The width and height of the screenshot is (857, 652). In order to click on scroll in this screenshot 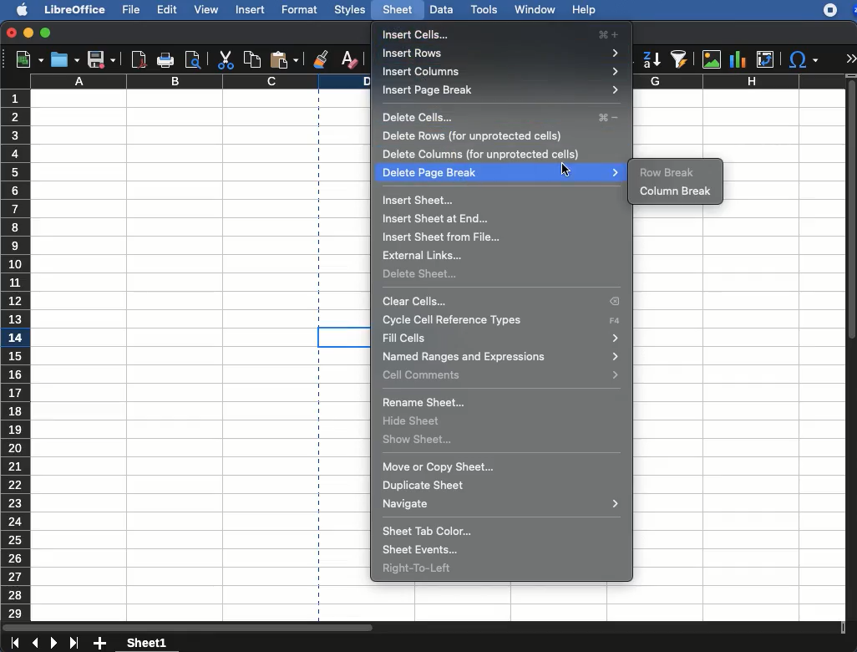, I will do `click(423, 627)`.